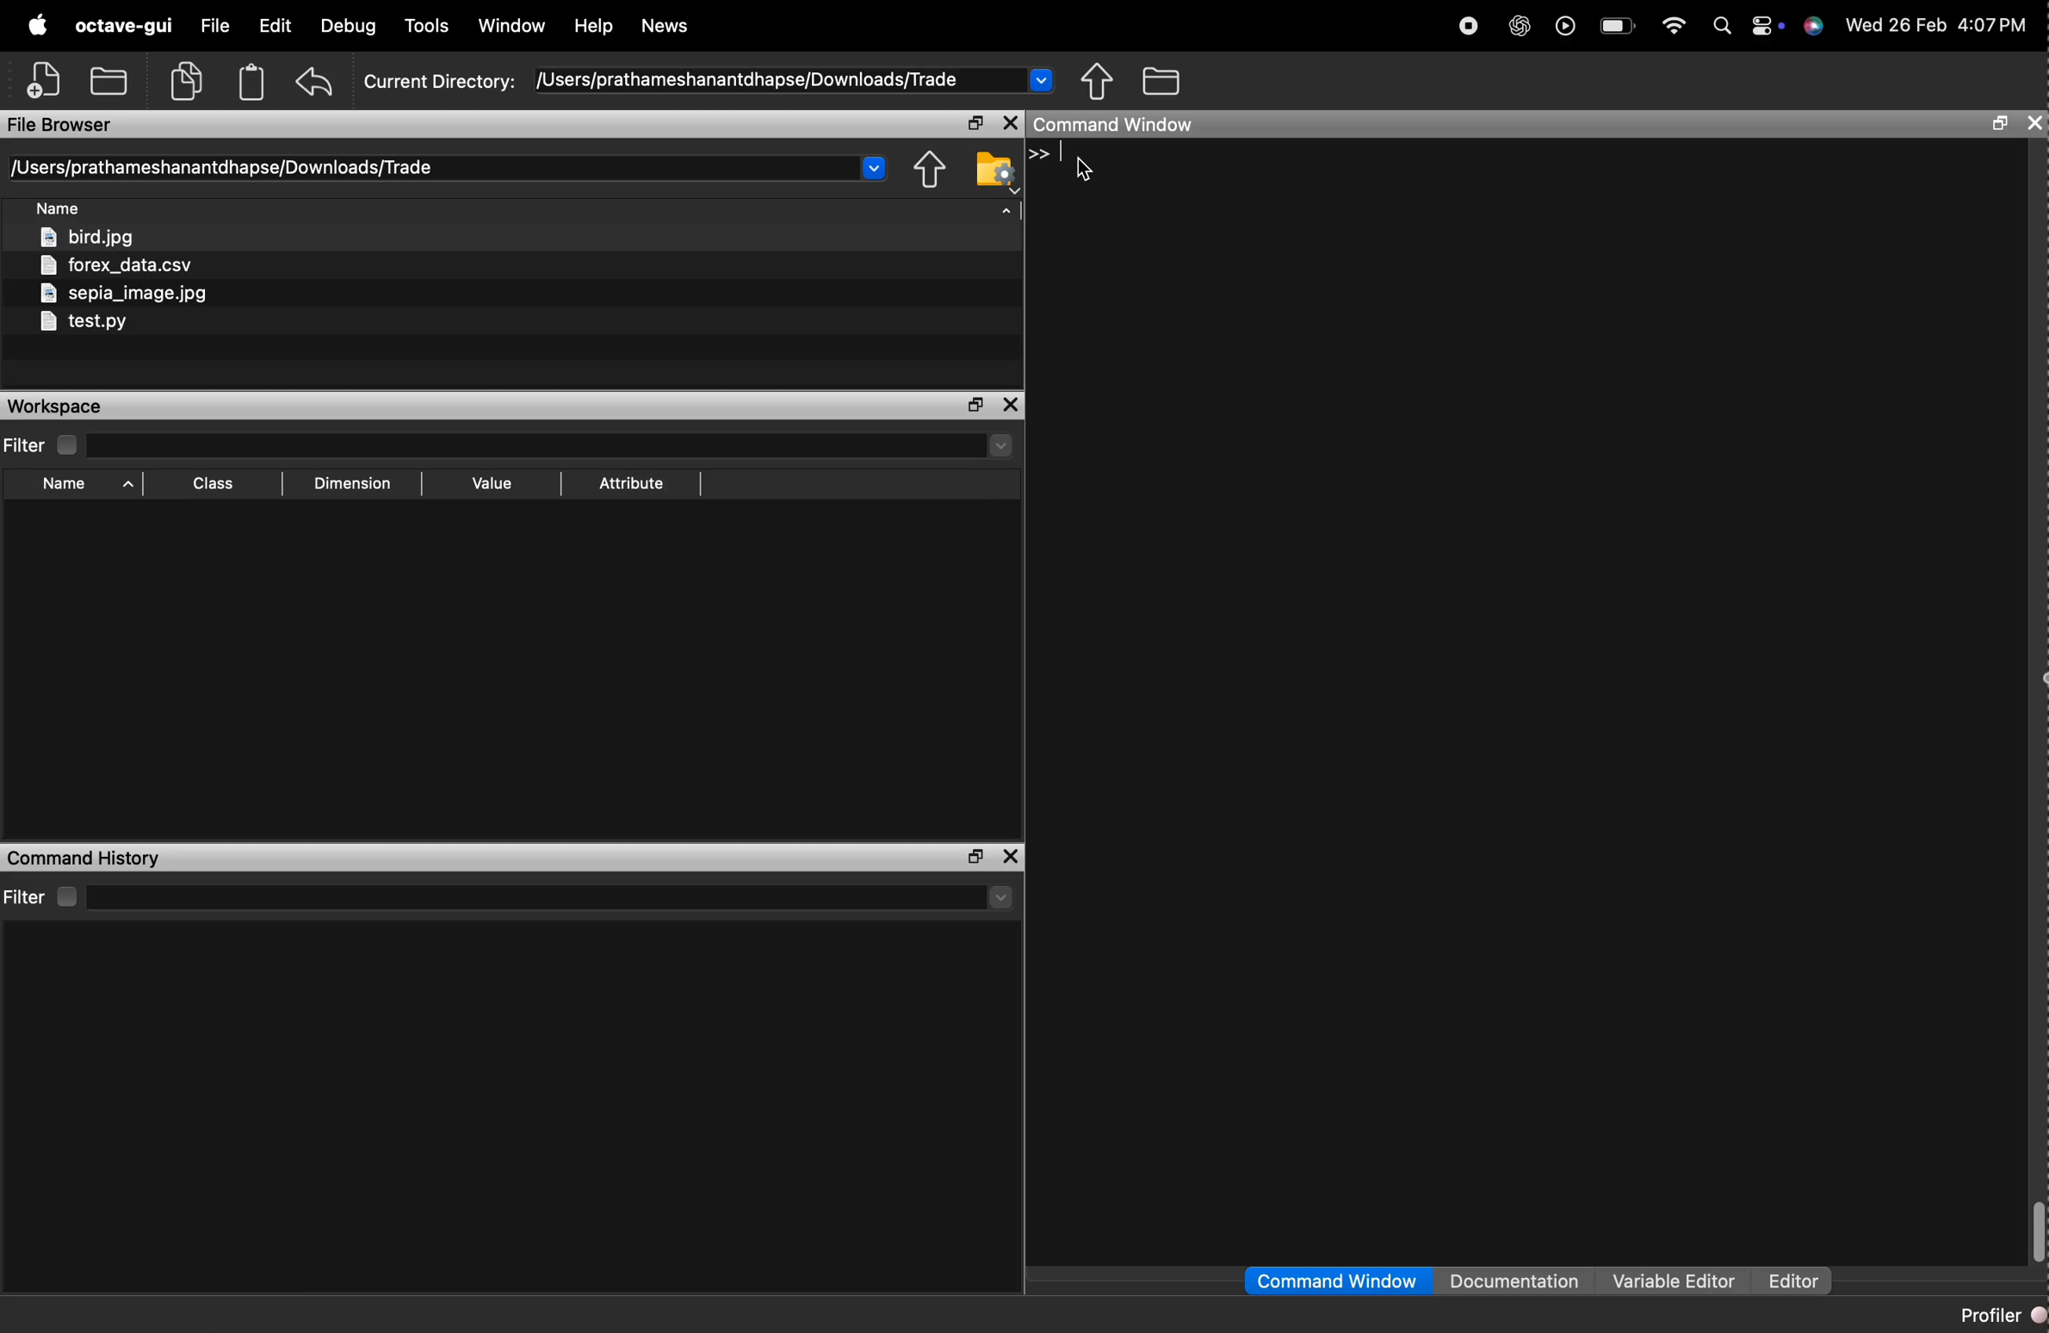 The image size is (2049, 1333). Describe the element at coordinates (46, 80) in the screenshot. I see `add file` at that location.